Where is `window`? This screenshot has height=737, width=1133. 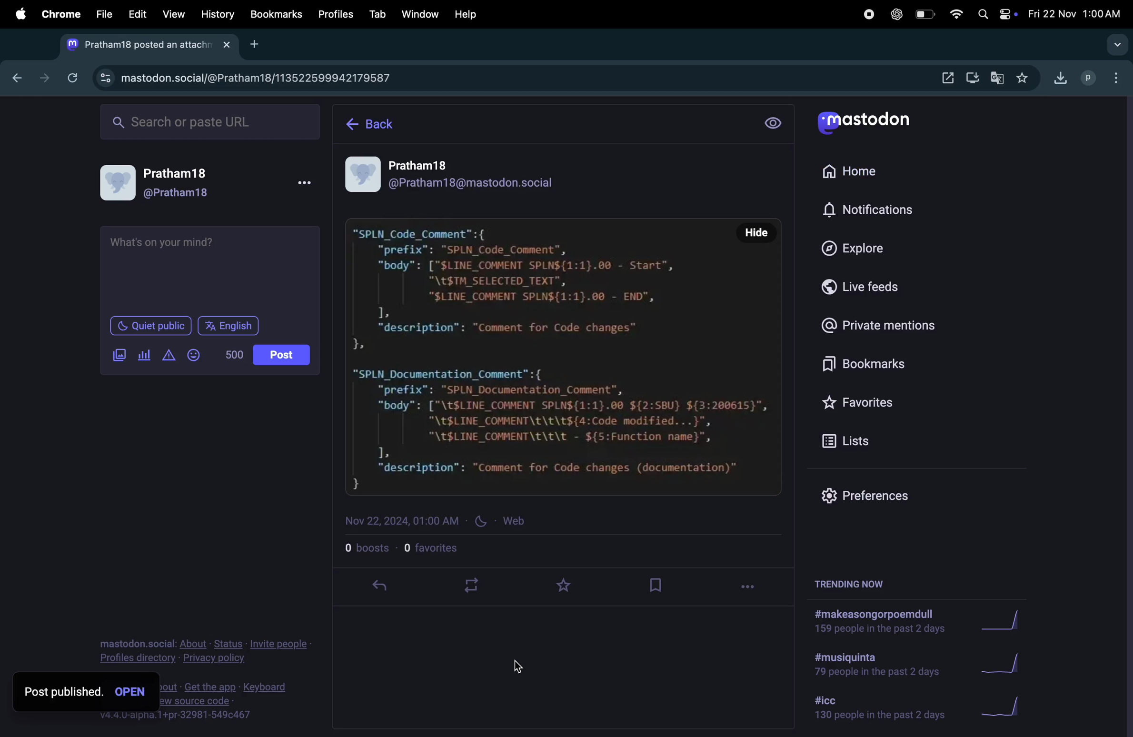 window is located at coordinates (420, 15).